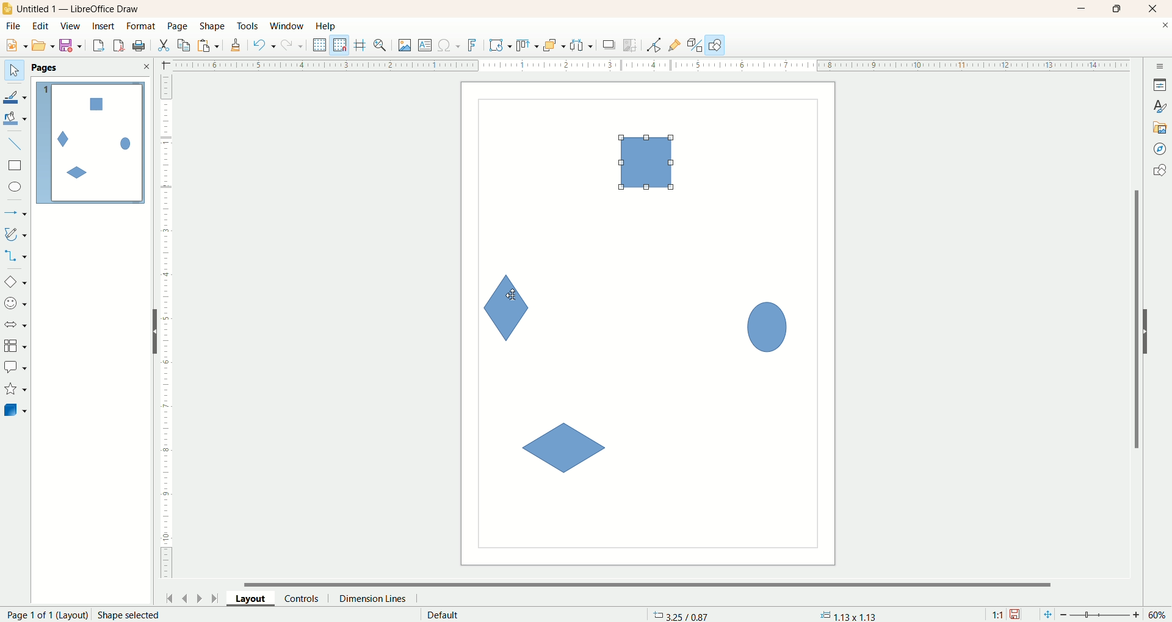 The height and width of the screenshot is (622, 1172). I want to click on last page, so click(217, 597).